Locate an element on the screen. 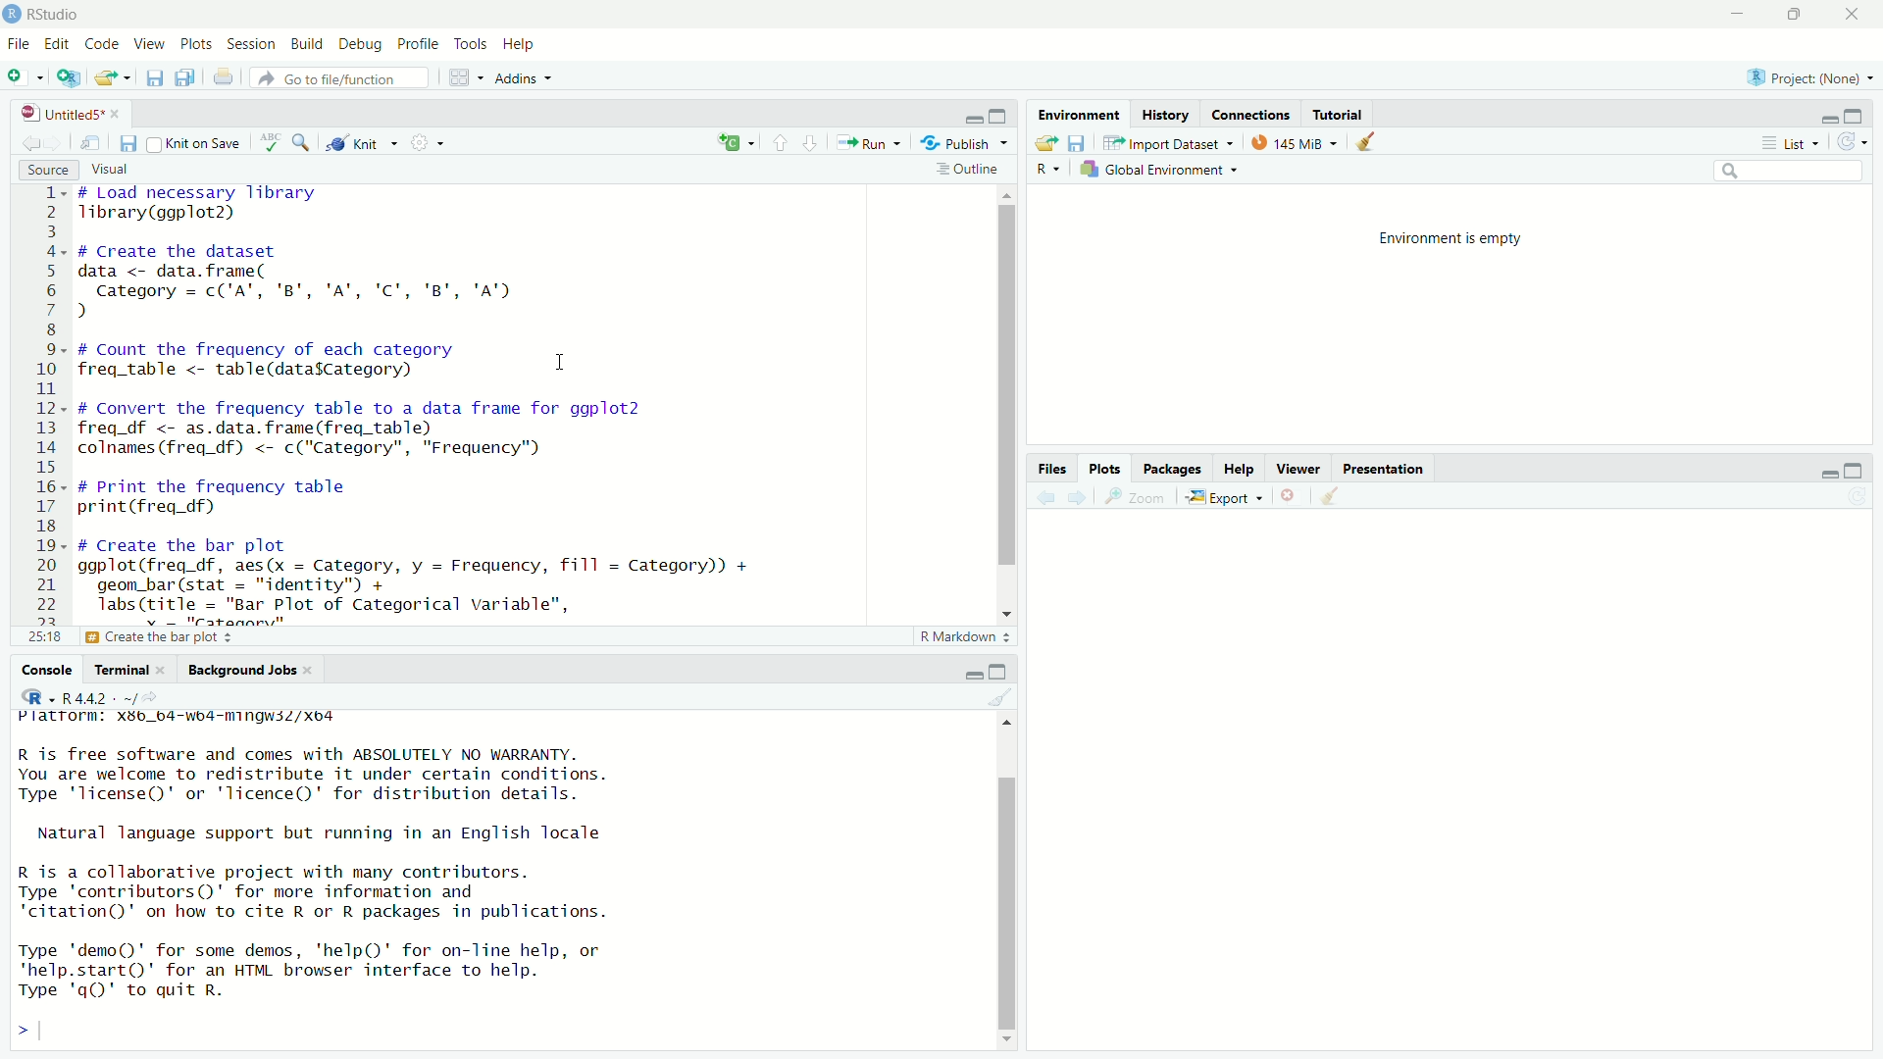  Addins is located at coordinates (526, 81).